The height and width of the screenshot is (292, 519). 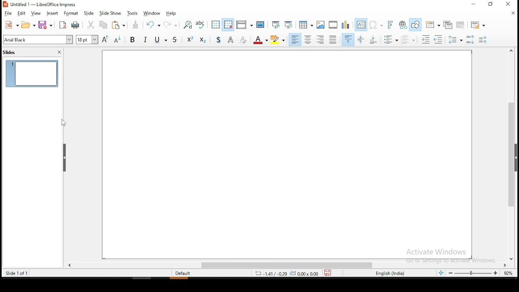 What do you see at coordinates (295, 40) in the screenshot?
I see `align left` at bounding box center [295, 40].